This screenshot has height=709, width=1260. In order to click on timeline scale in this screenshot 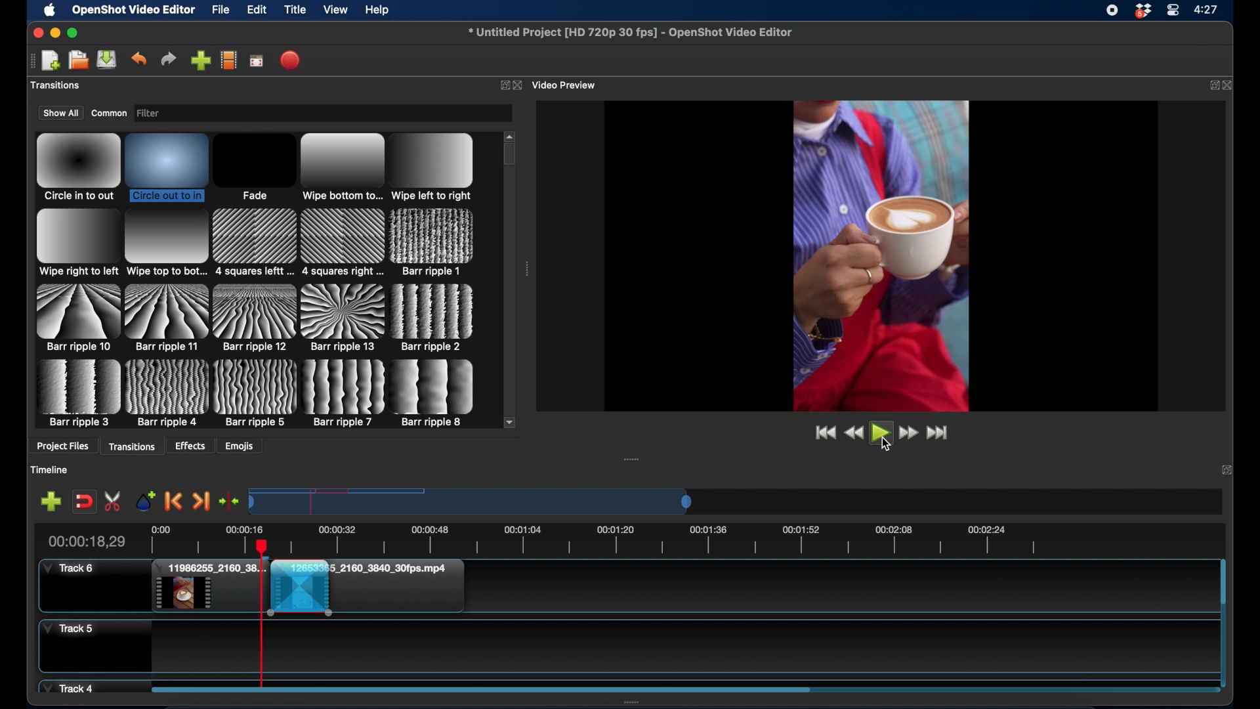, I will do `click(472, 501)`.